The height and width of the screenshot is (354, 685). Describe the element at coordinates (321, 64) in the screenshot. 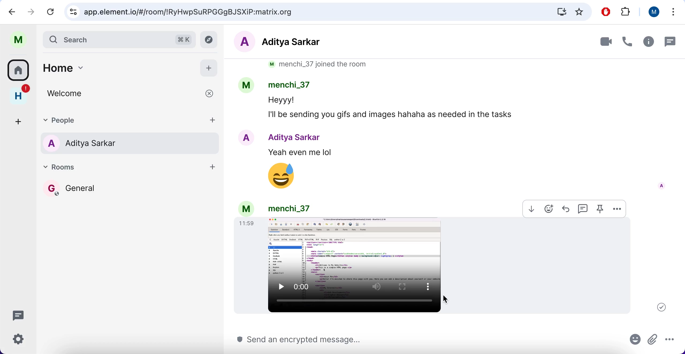

I see `m menchi_37 joined the room` at that location.